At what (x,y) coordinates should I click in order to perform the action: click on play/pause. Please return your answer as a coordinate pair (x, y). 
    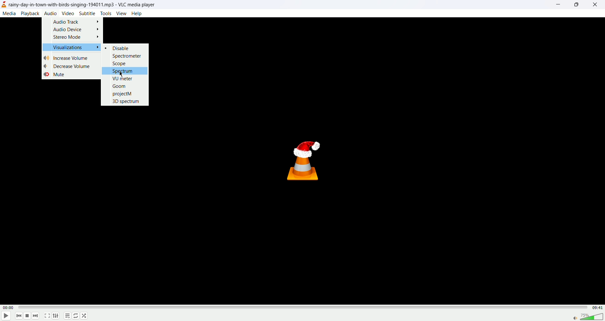
    Looking at the image, I should click on (6, 316).